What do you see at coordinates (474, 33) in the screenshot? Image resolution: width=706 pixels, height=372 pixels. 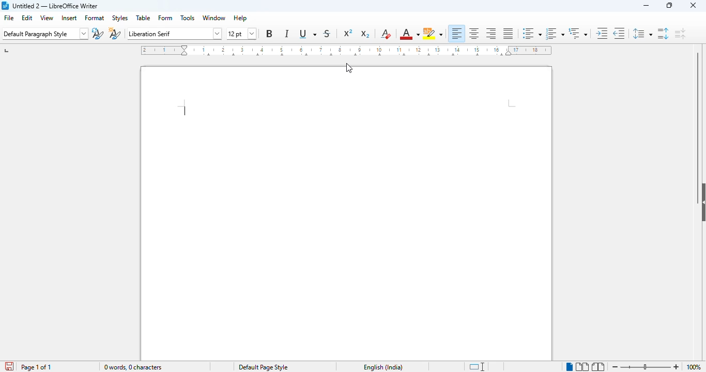 I see `align center` at bounding box center [474, 33].